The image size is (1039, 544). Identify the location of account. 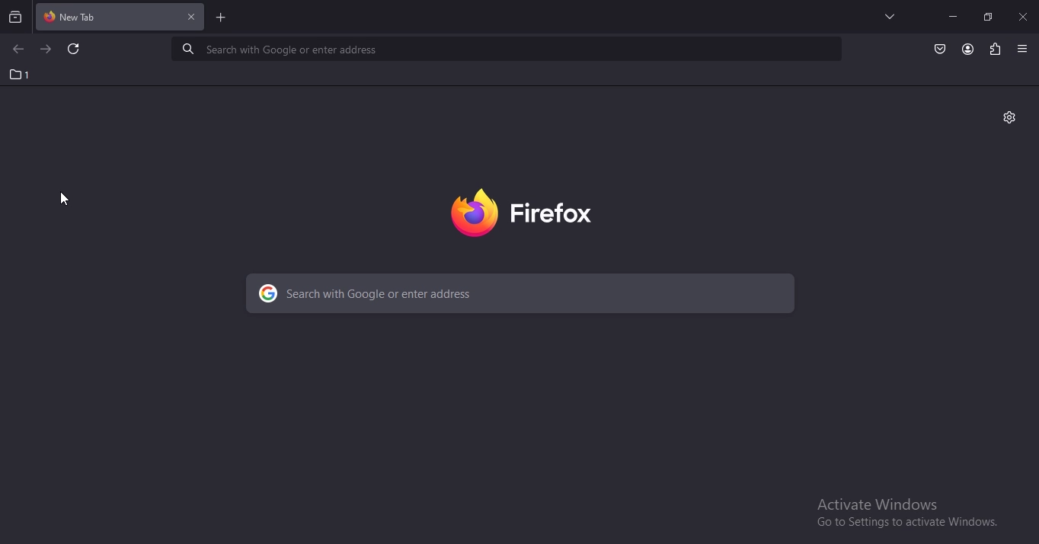
(968, 49).